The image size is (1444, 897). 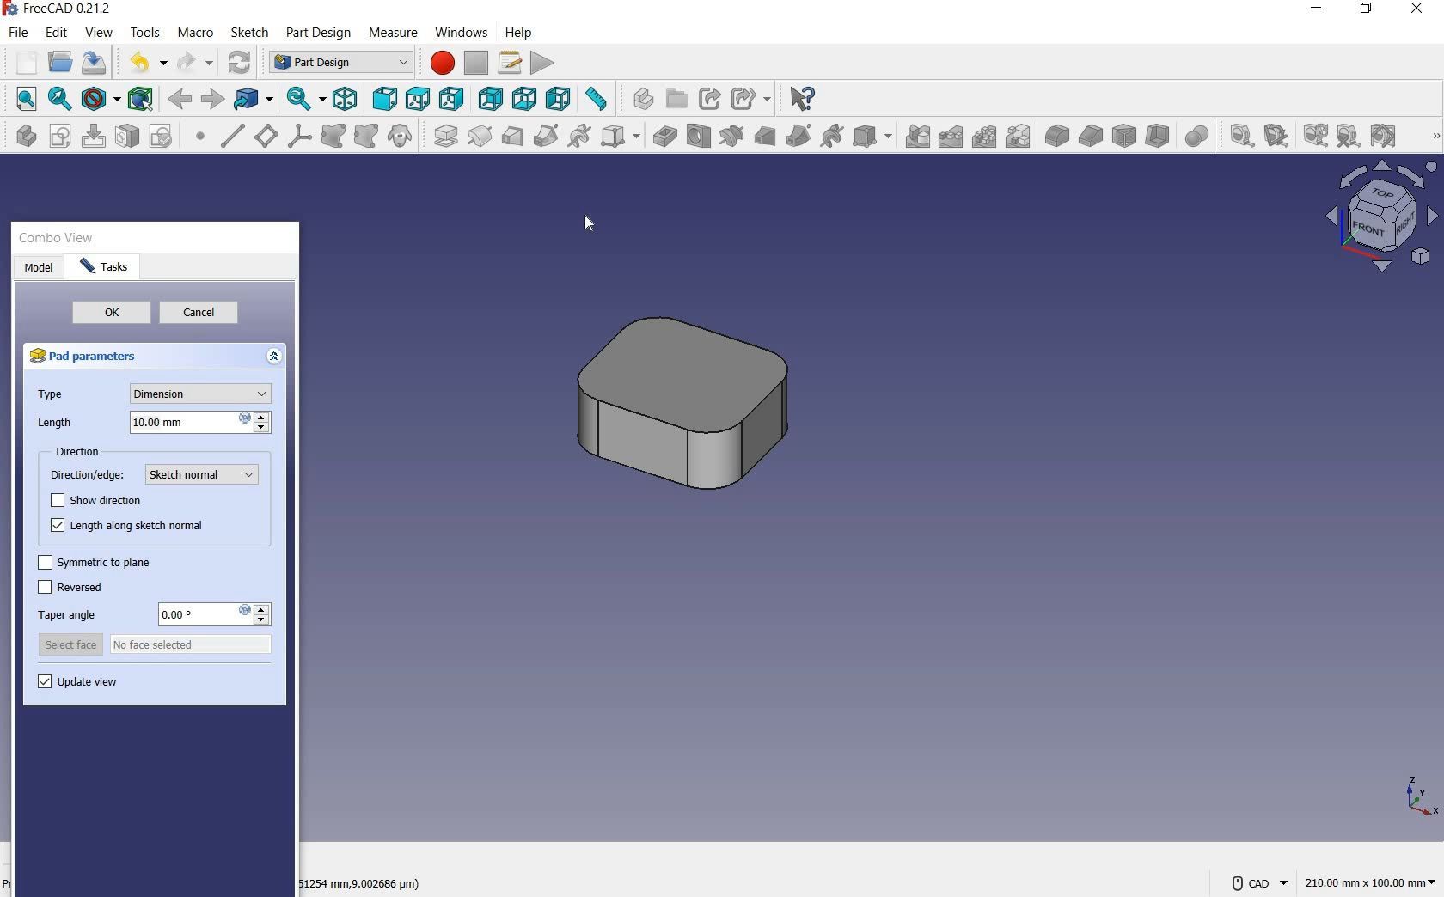 What do you see at coordinates (181, 98) in the screenshot?
I see `forward` at bounding box center [181, 98].